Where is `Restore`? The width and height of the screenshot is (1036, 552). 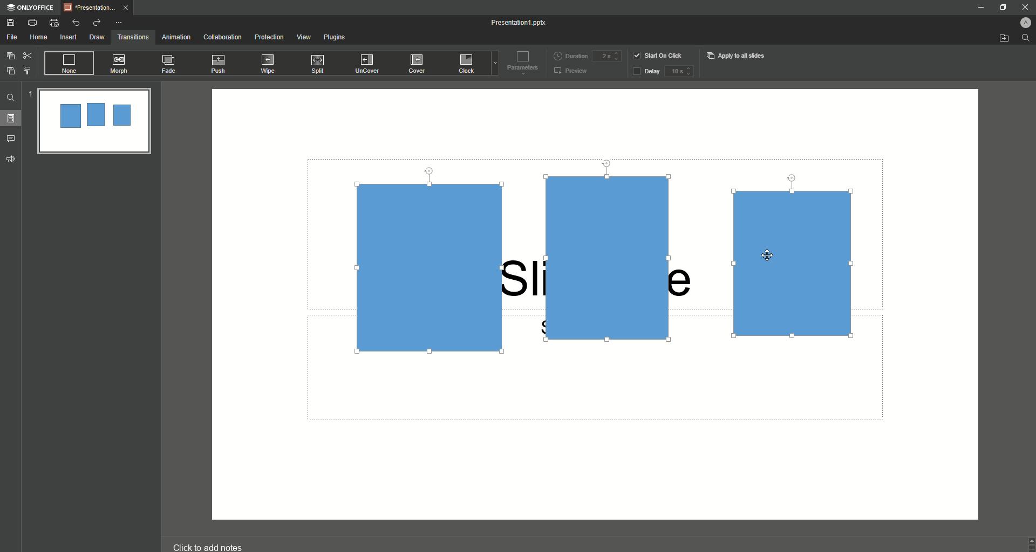 Restore is located at coordinates (1000, 8).